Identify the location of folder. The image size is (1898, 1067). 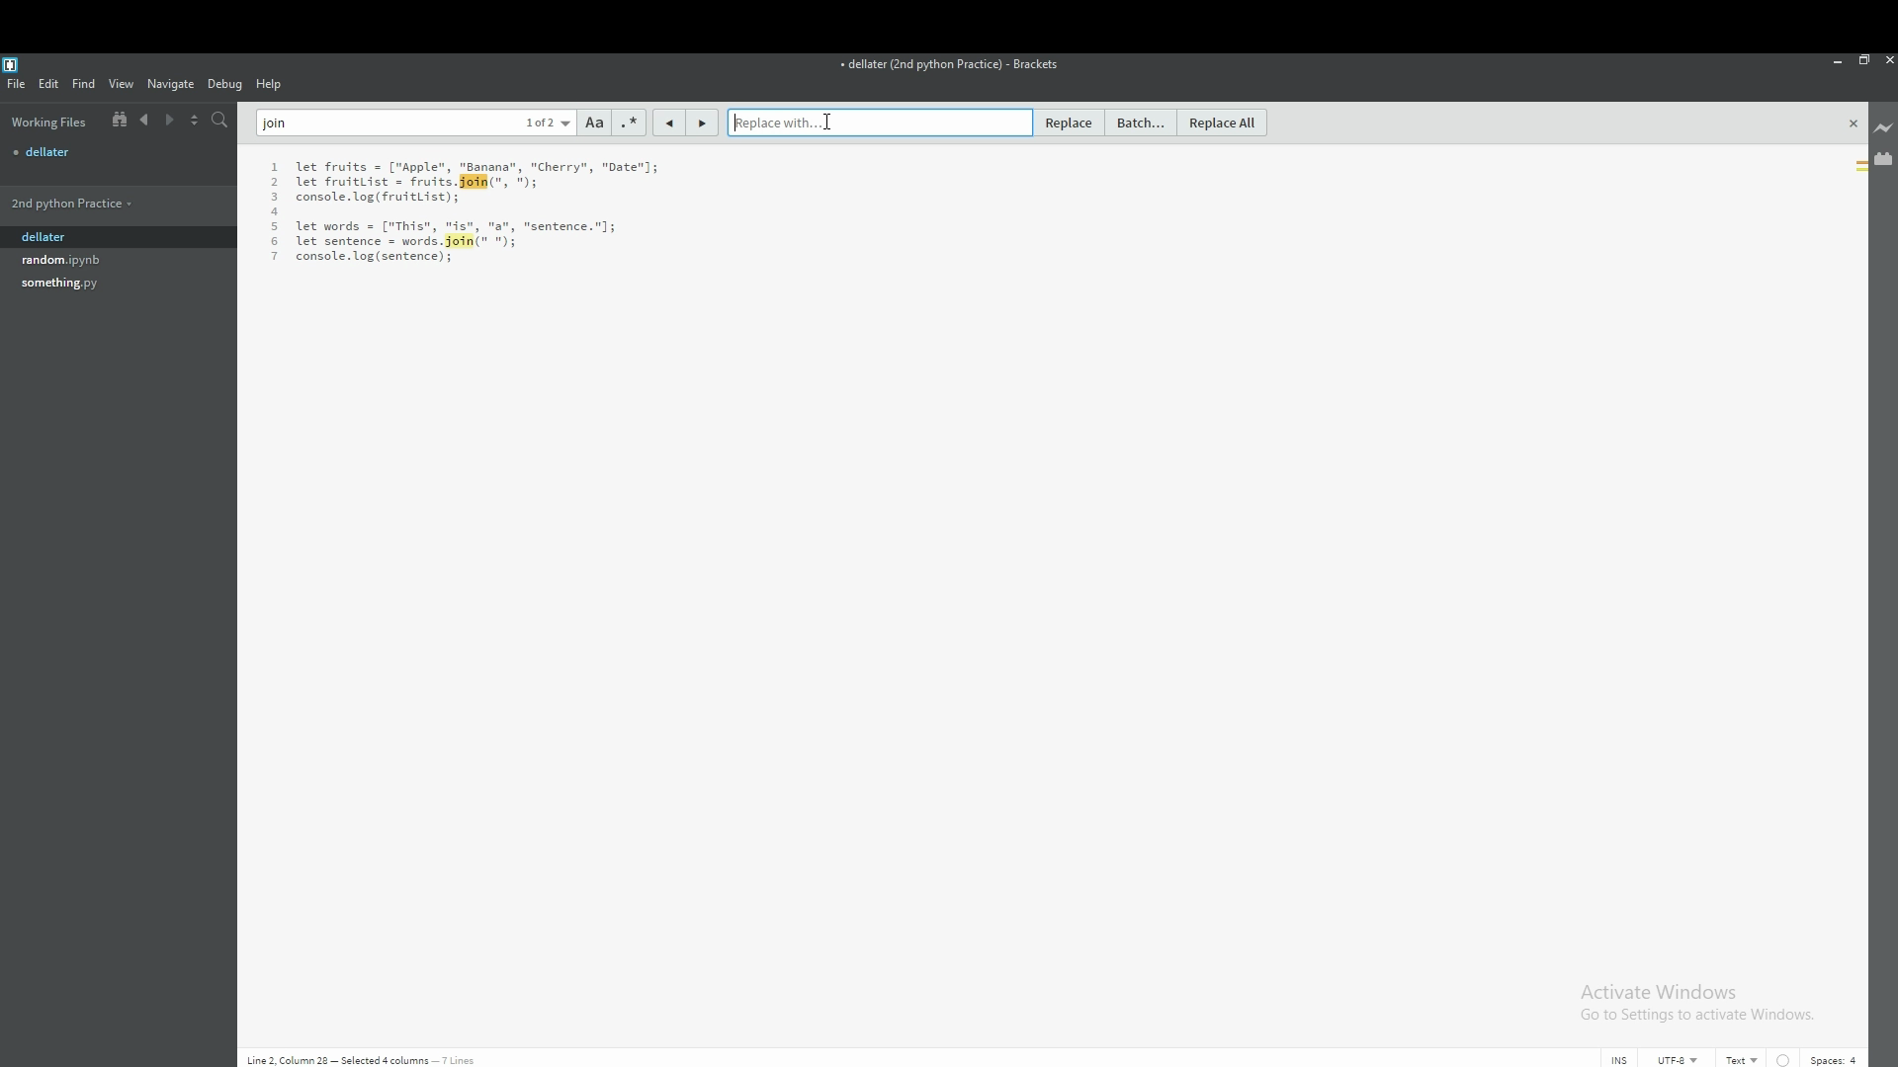
(90, 203).